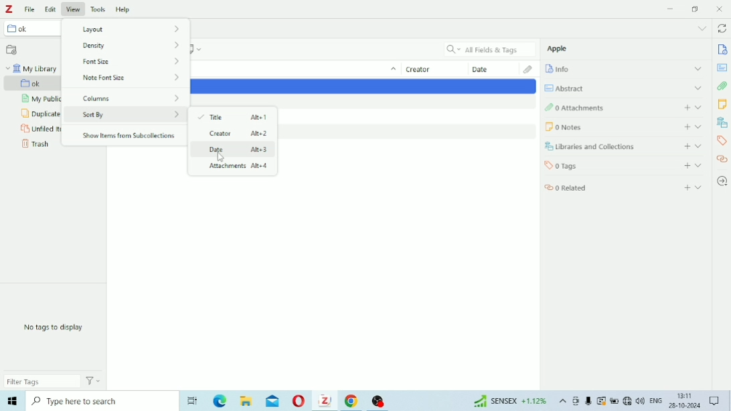 This screenshot has height=411, width=731. I want to click on Creator Alt + 2, so click(233, 134).